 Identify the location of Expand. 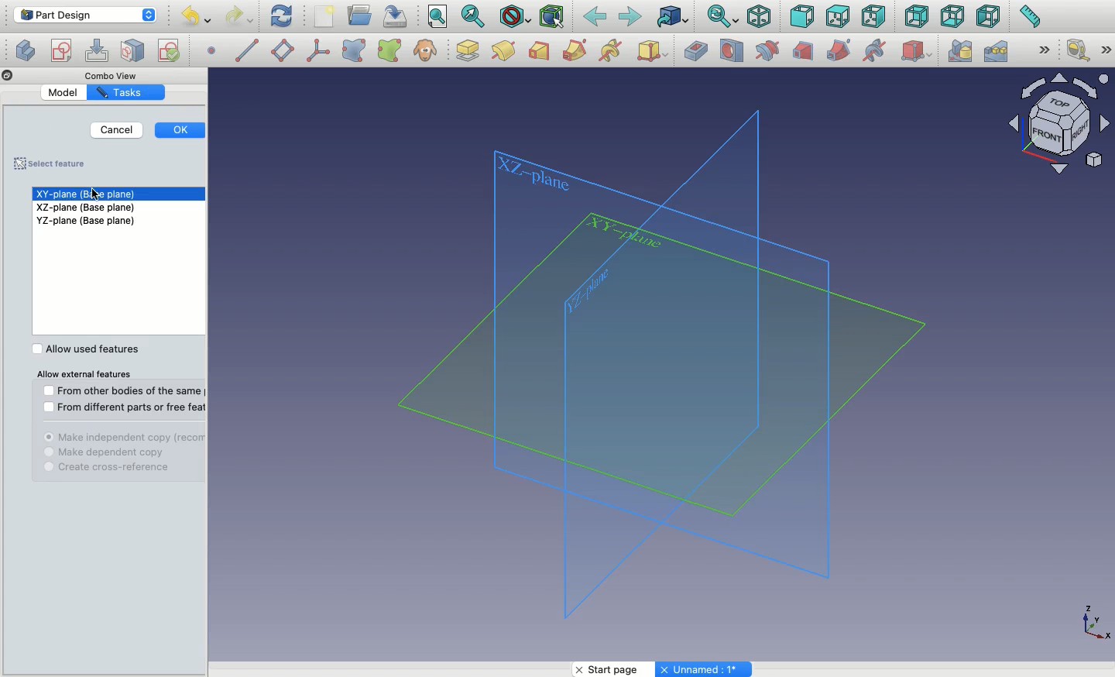
(1106, 50).